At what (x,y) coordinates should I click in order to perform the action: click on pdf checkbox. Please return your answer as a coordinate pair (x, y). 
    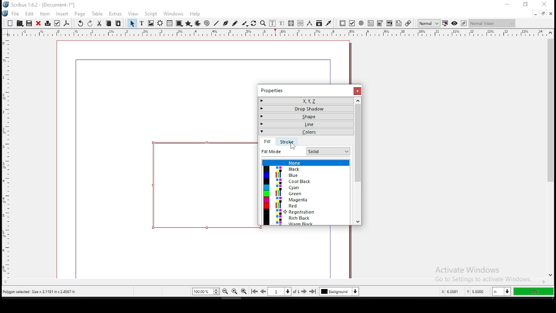
    Looking at the image, I should click on (352, 23).